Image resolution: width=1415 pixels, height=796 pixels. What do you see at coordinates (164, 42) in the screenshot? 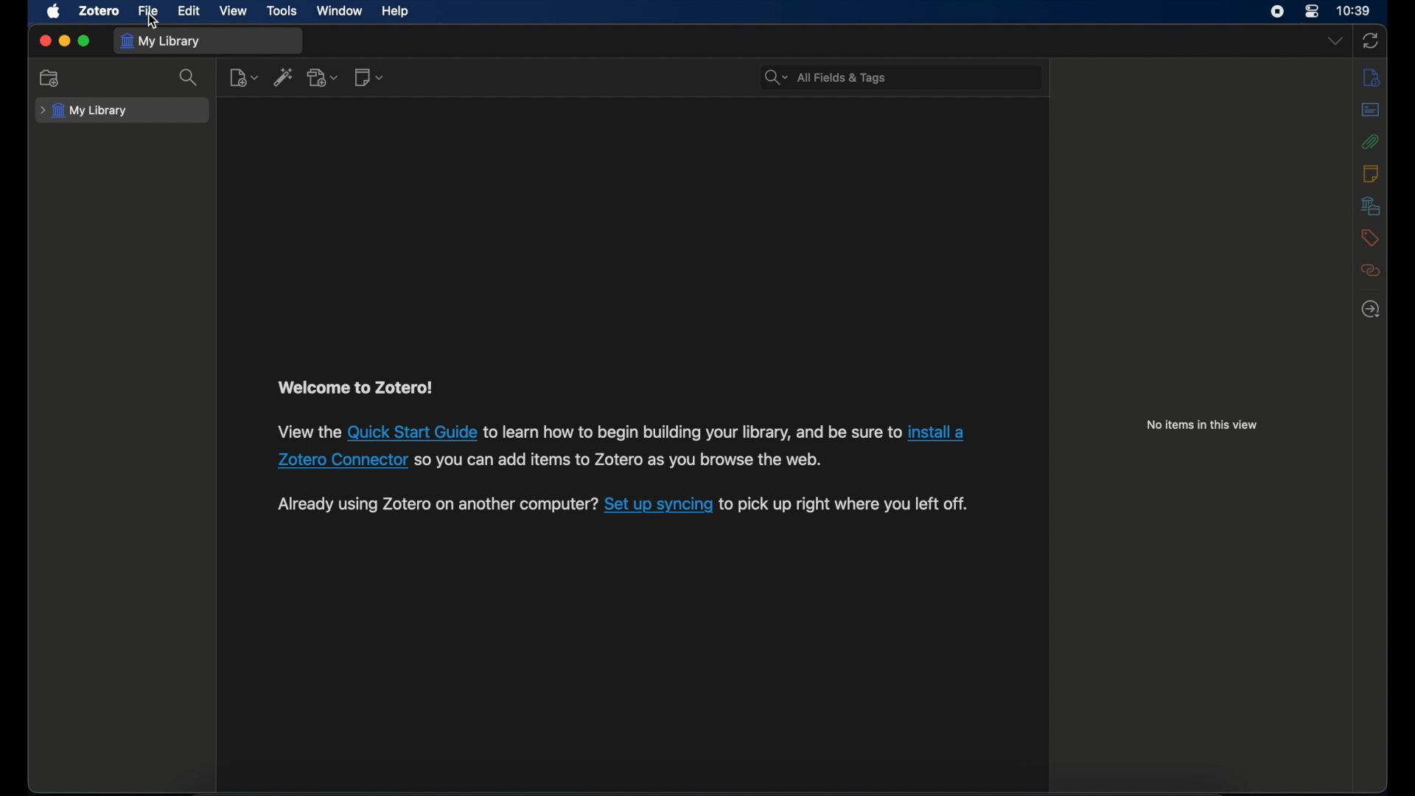
I see `my library` at bounding box center [164, 42].